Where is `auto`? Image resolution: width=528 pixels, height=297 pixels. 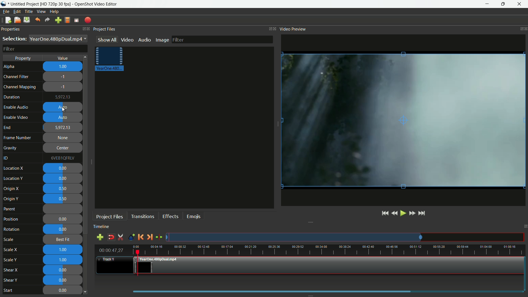
auto is located at coordinates (64, 117).